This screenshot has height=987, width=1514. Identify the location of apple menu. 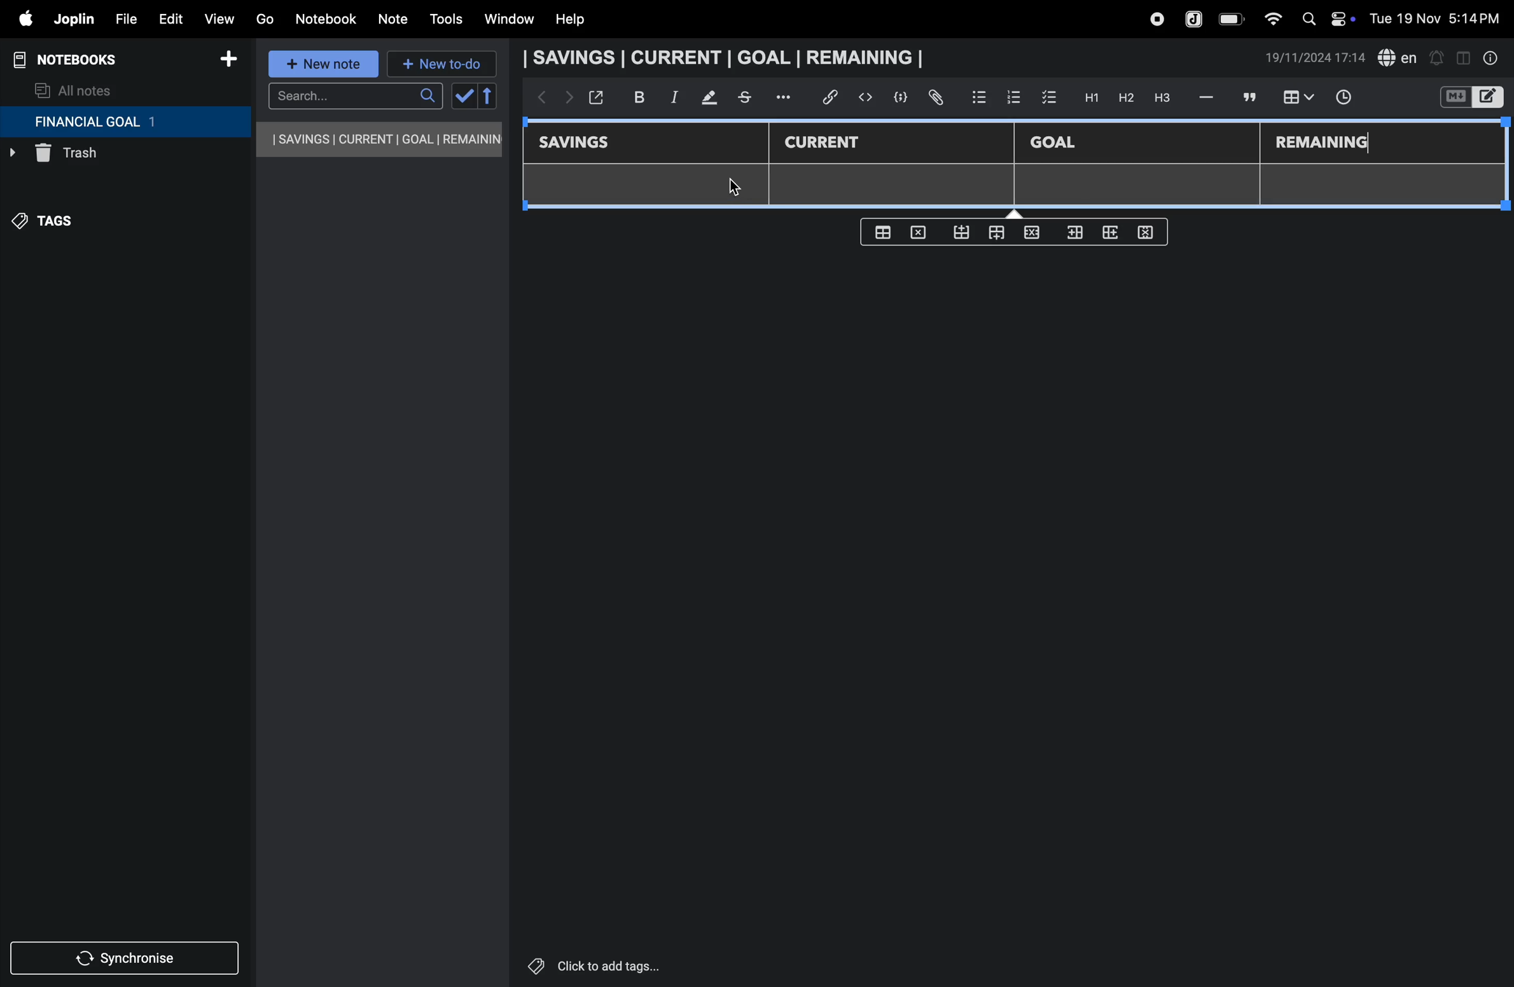
(19, 18).